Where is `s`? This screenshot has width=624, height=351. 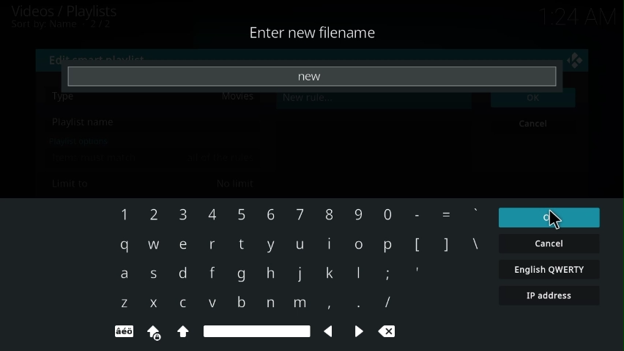
s is located at coordinates (152, 275).